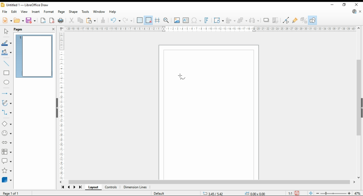 The width and height of the screenshot is (363, 196). What do you see at coordinates (6, 63) in the screenshot?
I see `insert line` at bounding box center [6, 63].